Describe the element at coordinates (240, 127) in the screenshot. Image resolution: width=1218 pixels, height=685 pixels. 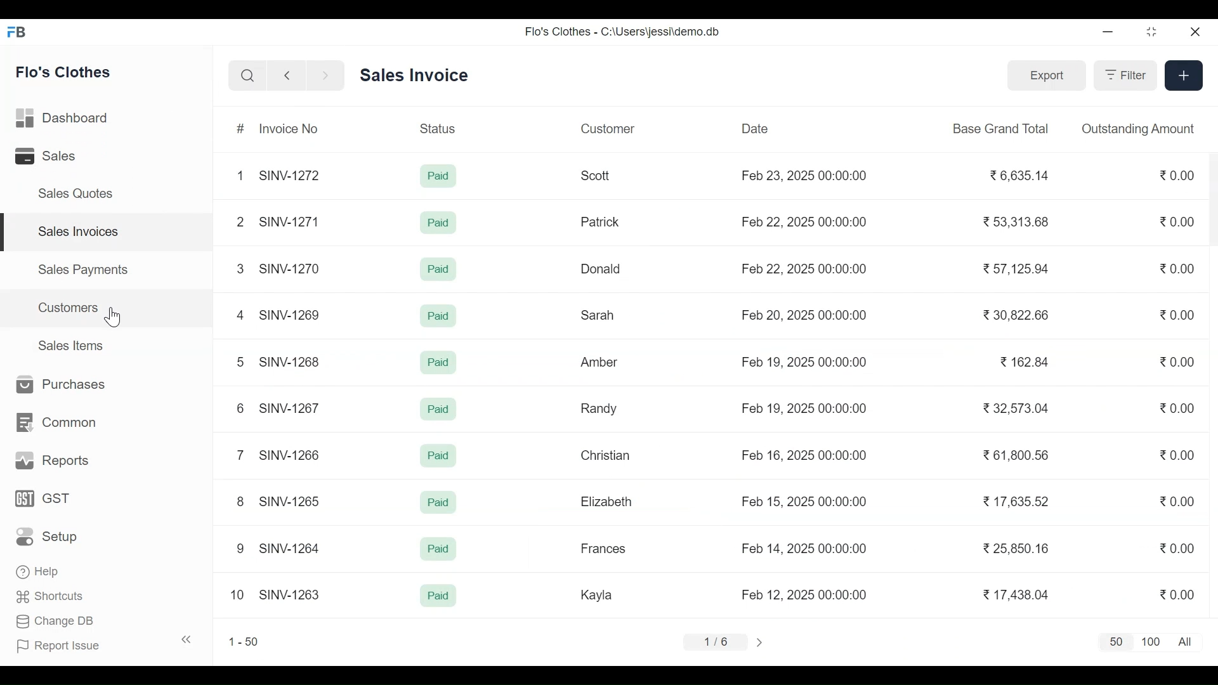
I see `#` at that location.